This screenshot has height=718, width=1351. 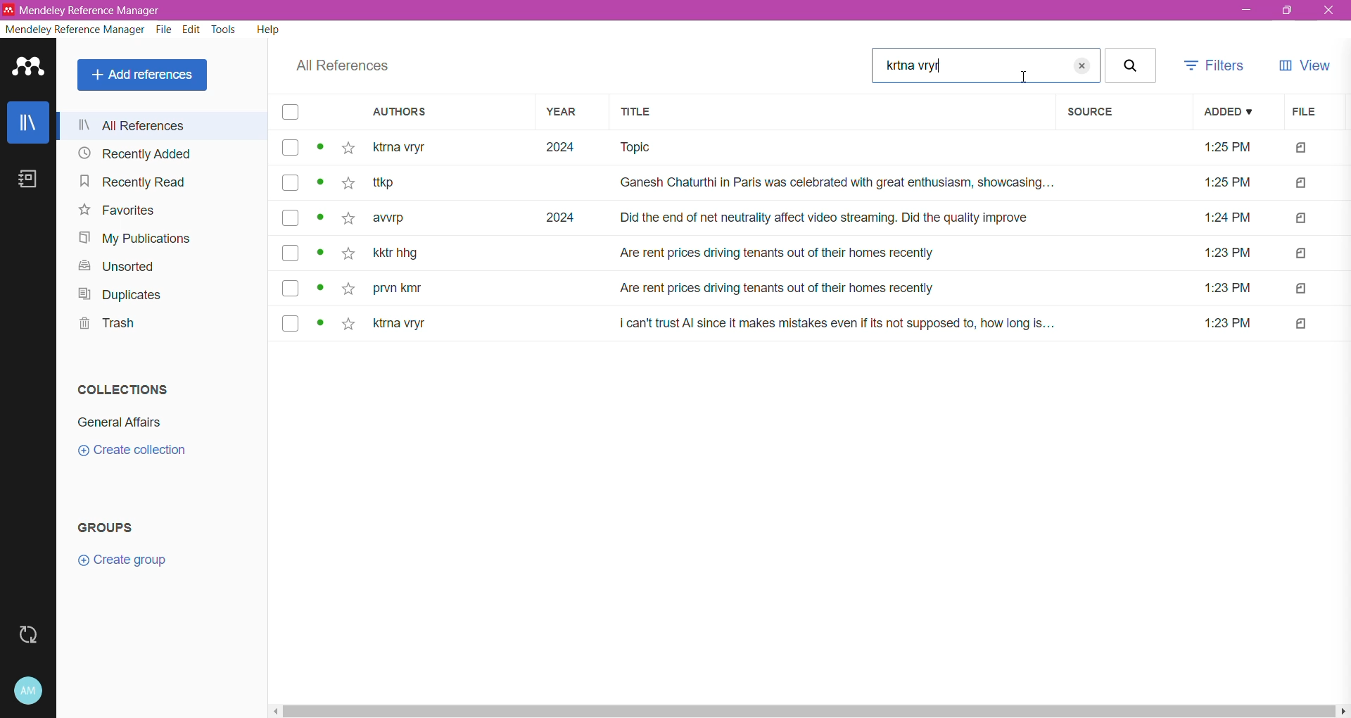 I want to click on Groups, so click(x=115, y=528).